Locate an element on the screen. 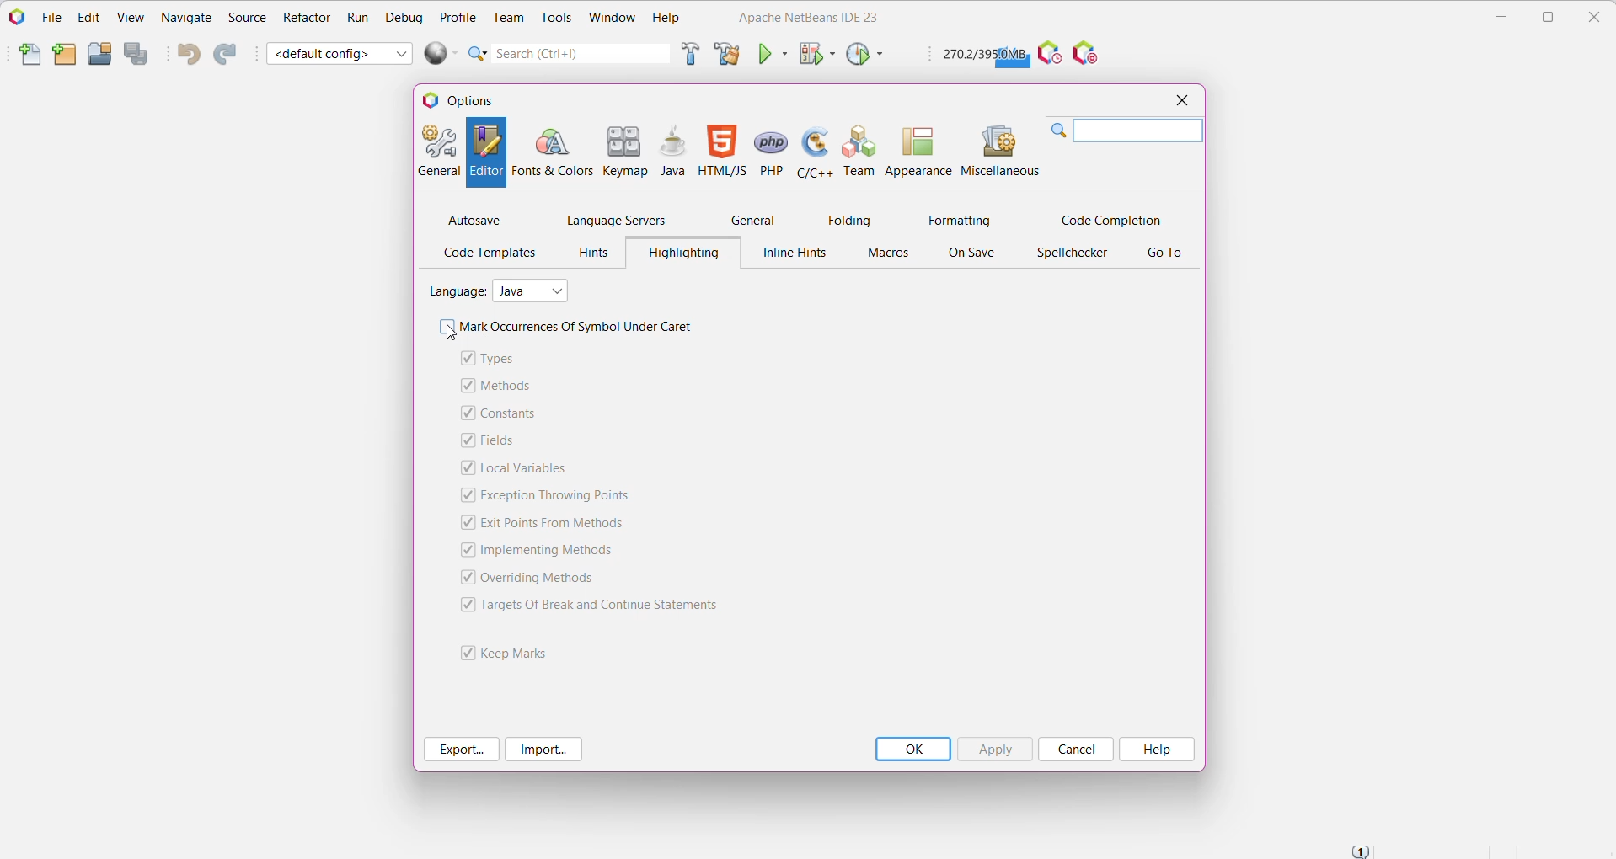 The image size is (1616, 859). Inline Hints is located at coordinates (797, 254).